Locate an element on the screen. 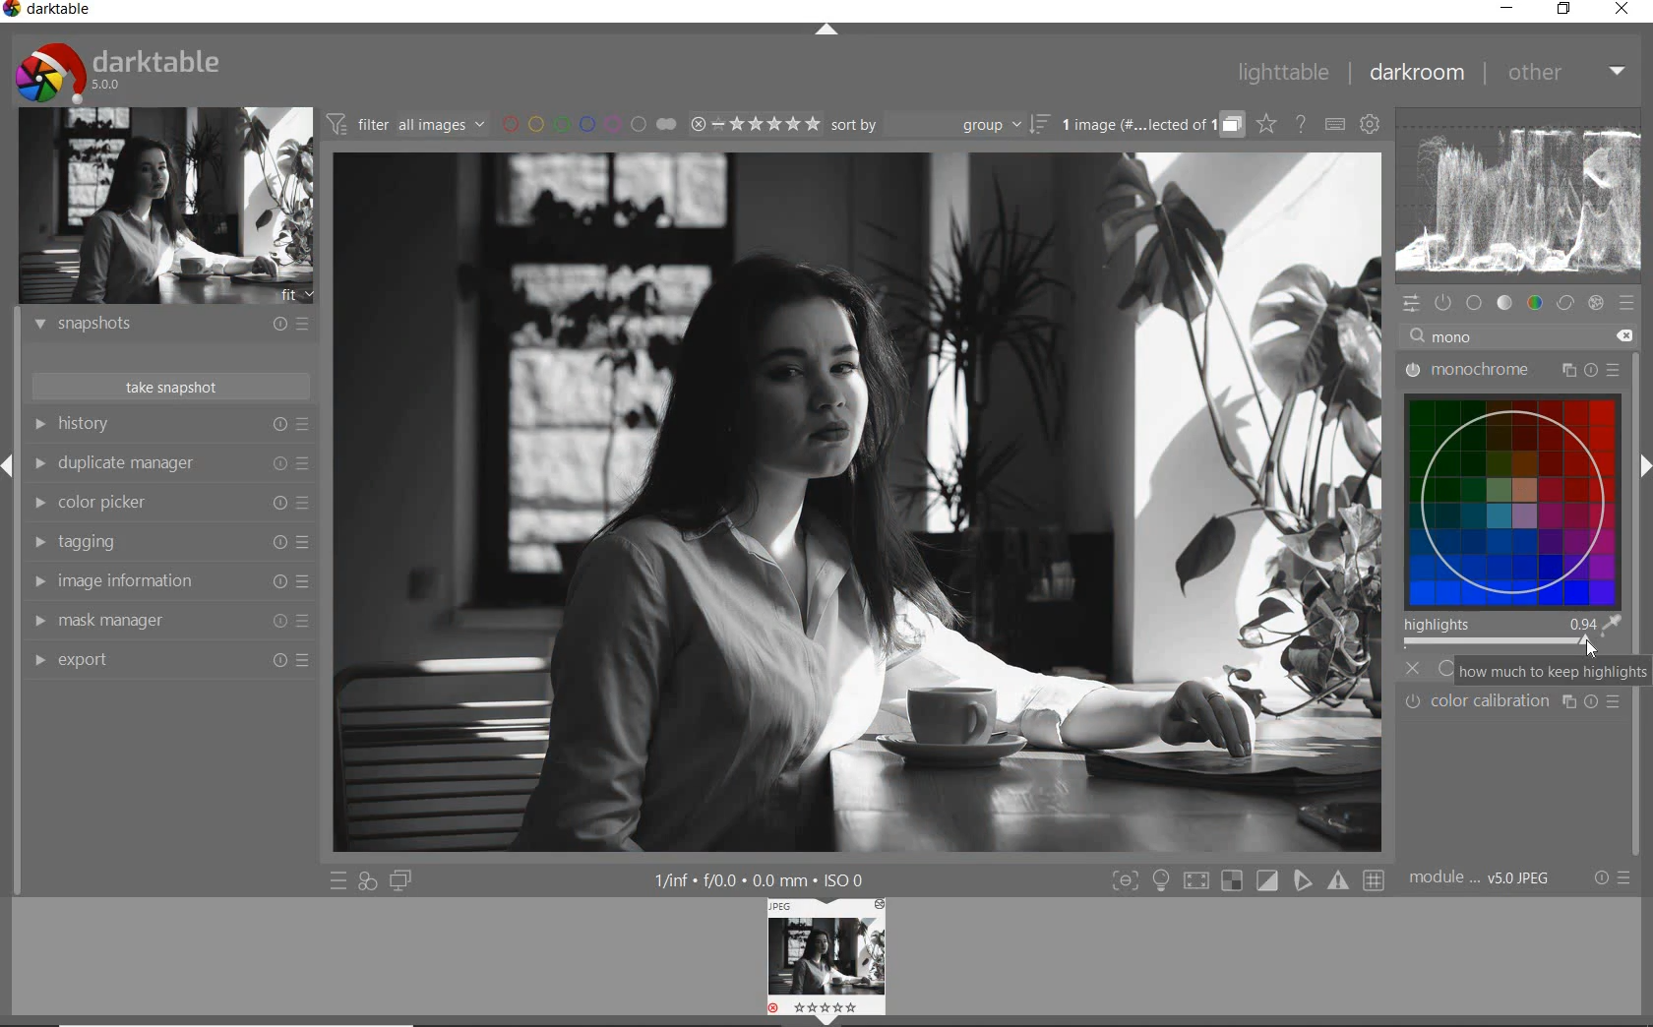  how much to keep highlights is located at coordinates (1544, 670).